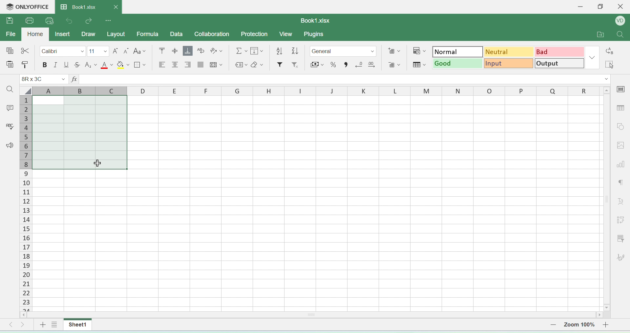  What do you see at coordinates (25, 204) in the screenshot?
I see `columns number` at bounding box center [25, 204].